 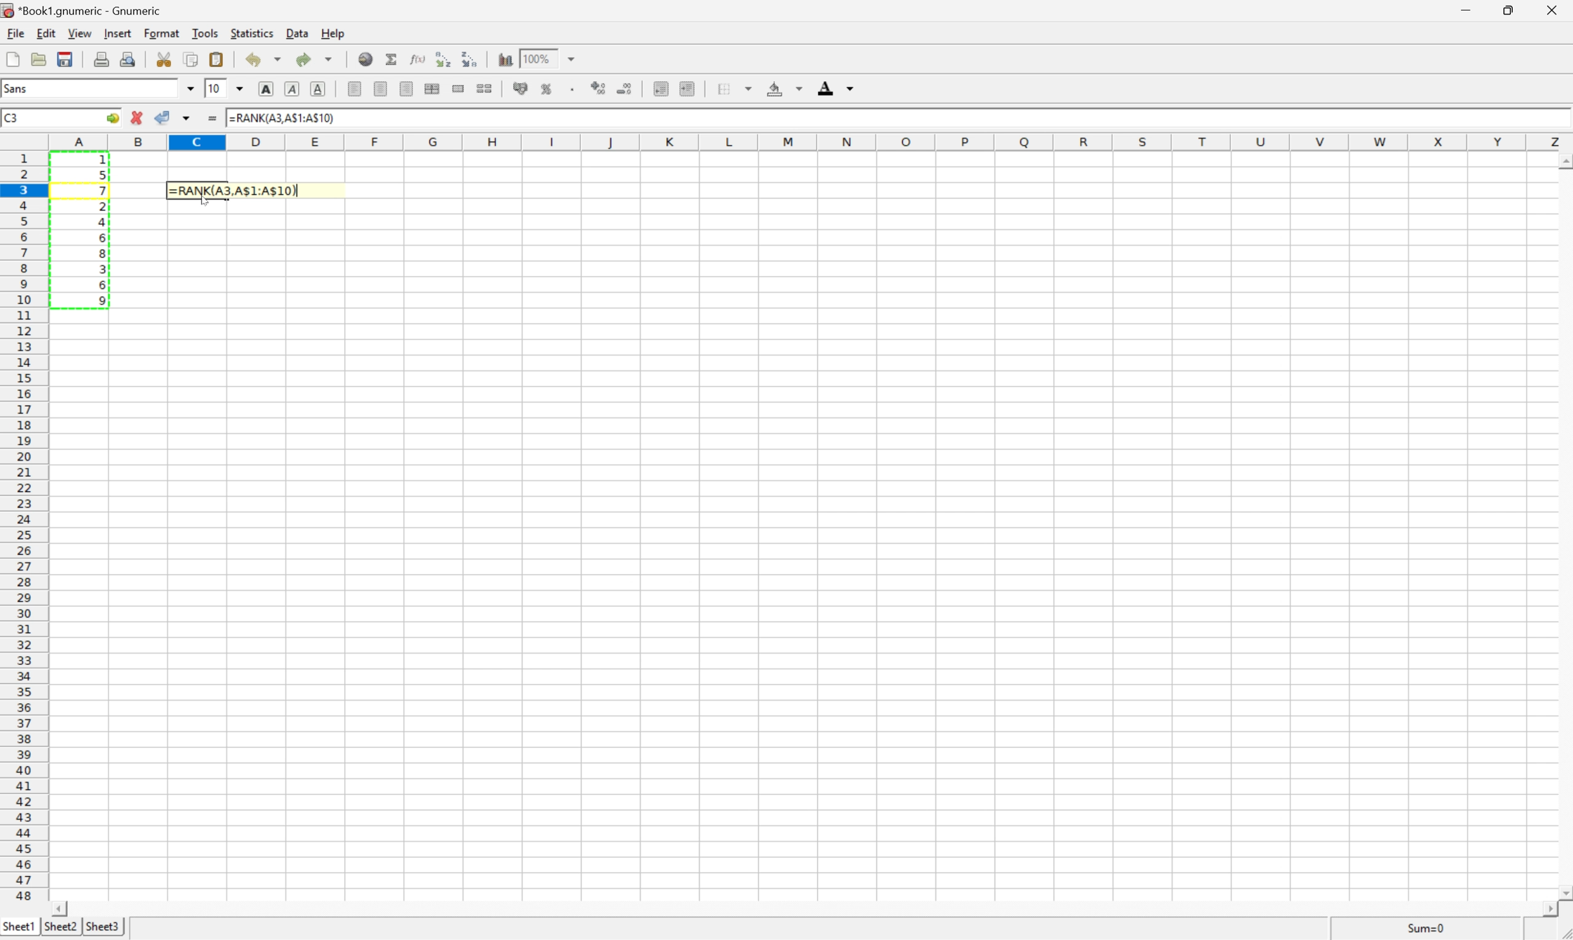 What do you see at coordinates (835, 87) in the screenshot?
I see `foreground` at bounding box center [835, 87].